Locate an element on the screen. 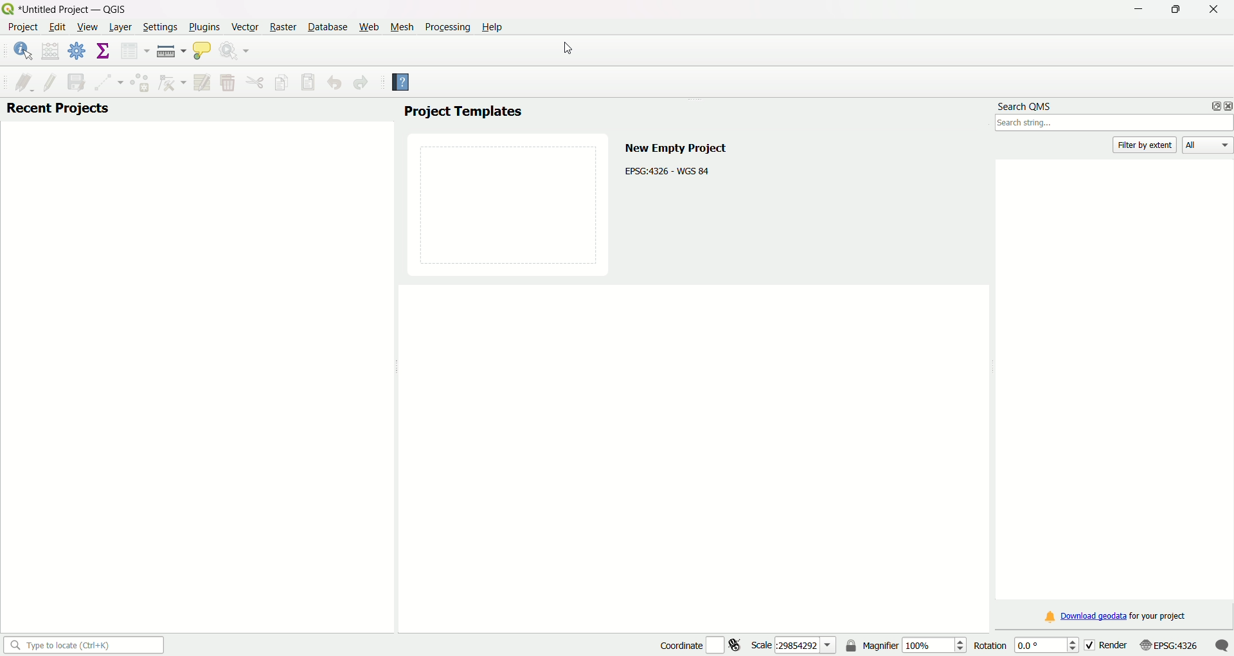  Download geodata for your project is located at coordinates (1116, 617).